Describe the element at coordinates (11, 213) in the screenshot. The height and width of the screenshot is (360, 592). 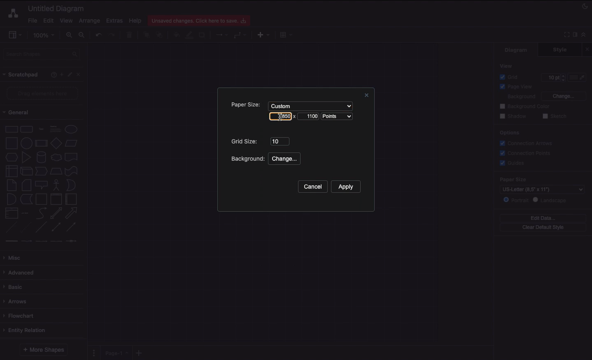
I see `List` at that location.